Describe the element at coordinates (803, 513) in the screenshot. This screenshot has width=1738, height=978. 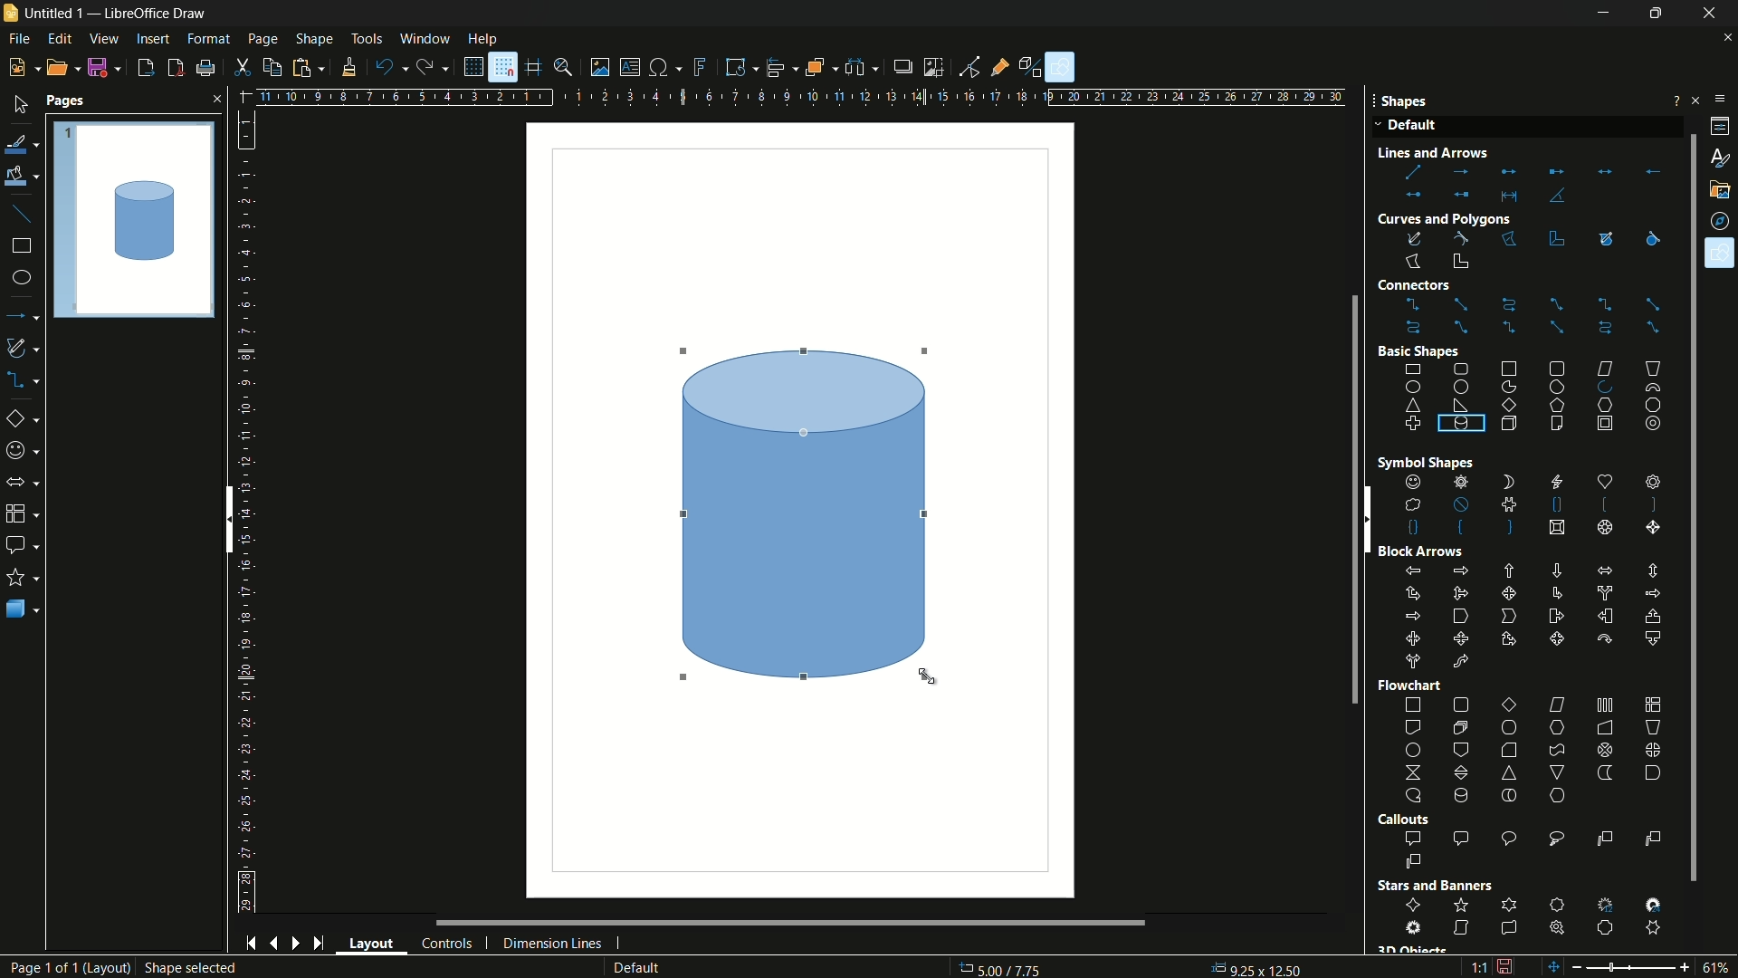
I see `cylinder` at that location.